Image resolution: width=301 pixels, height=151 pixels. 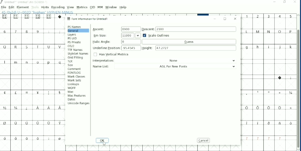 I want to click on Interpretation, so click(x=165, y=61).